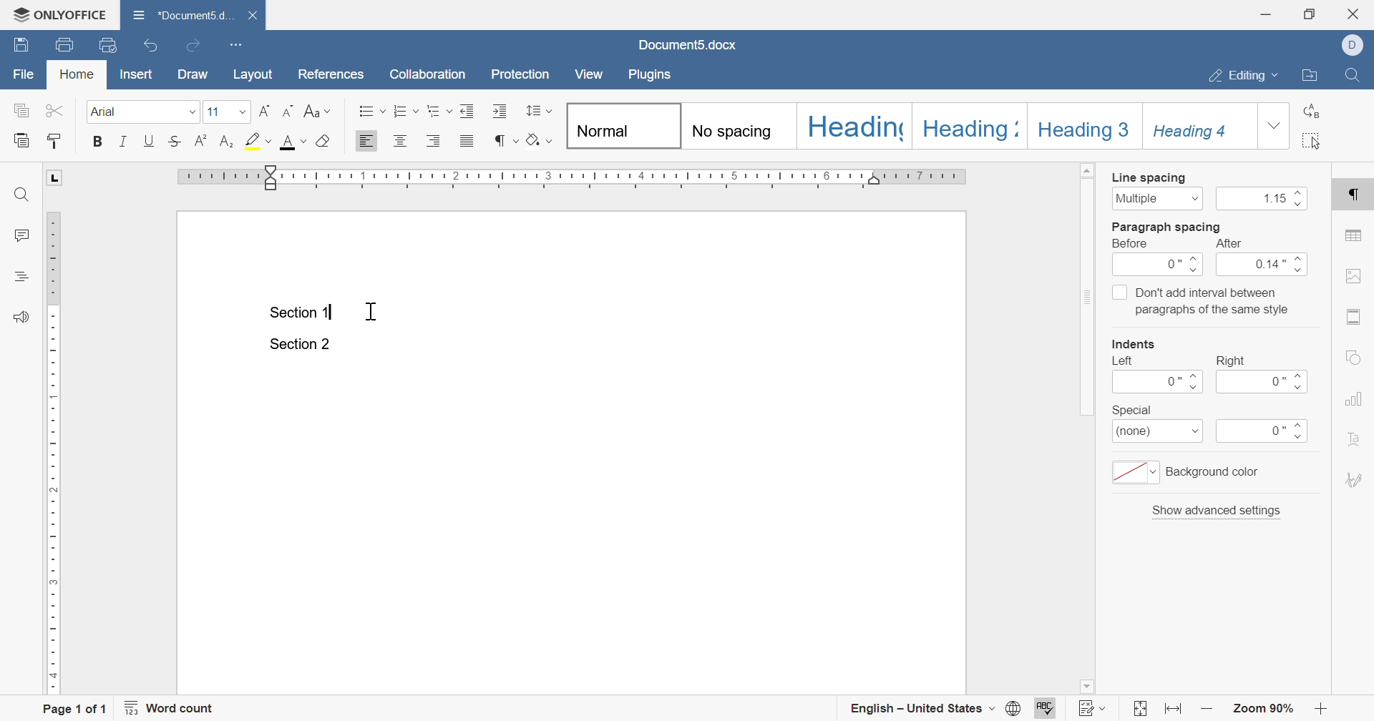 The width and height of the screenshot is (1374, 721). I want to click on change case, so click(317, 110).